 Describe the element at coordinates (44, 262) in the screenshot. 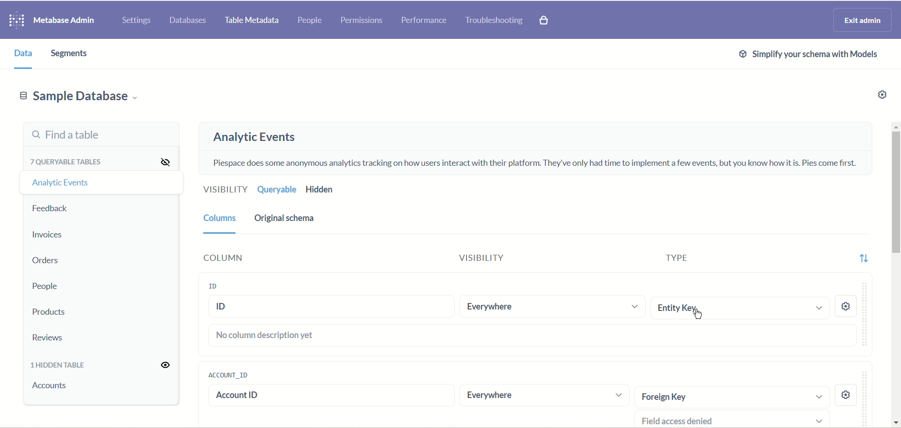

I see `orders` at that location.